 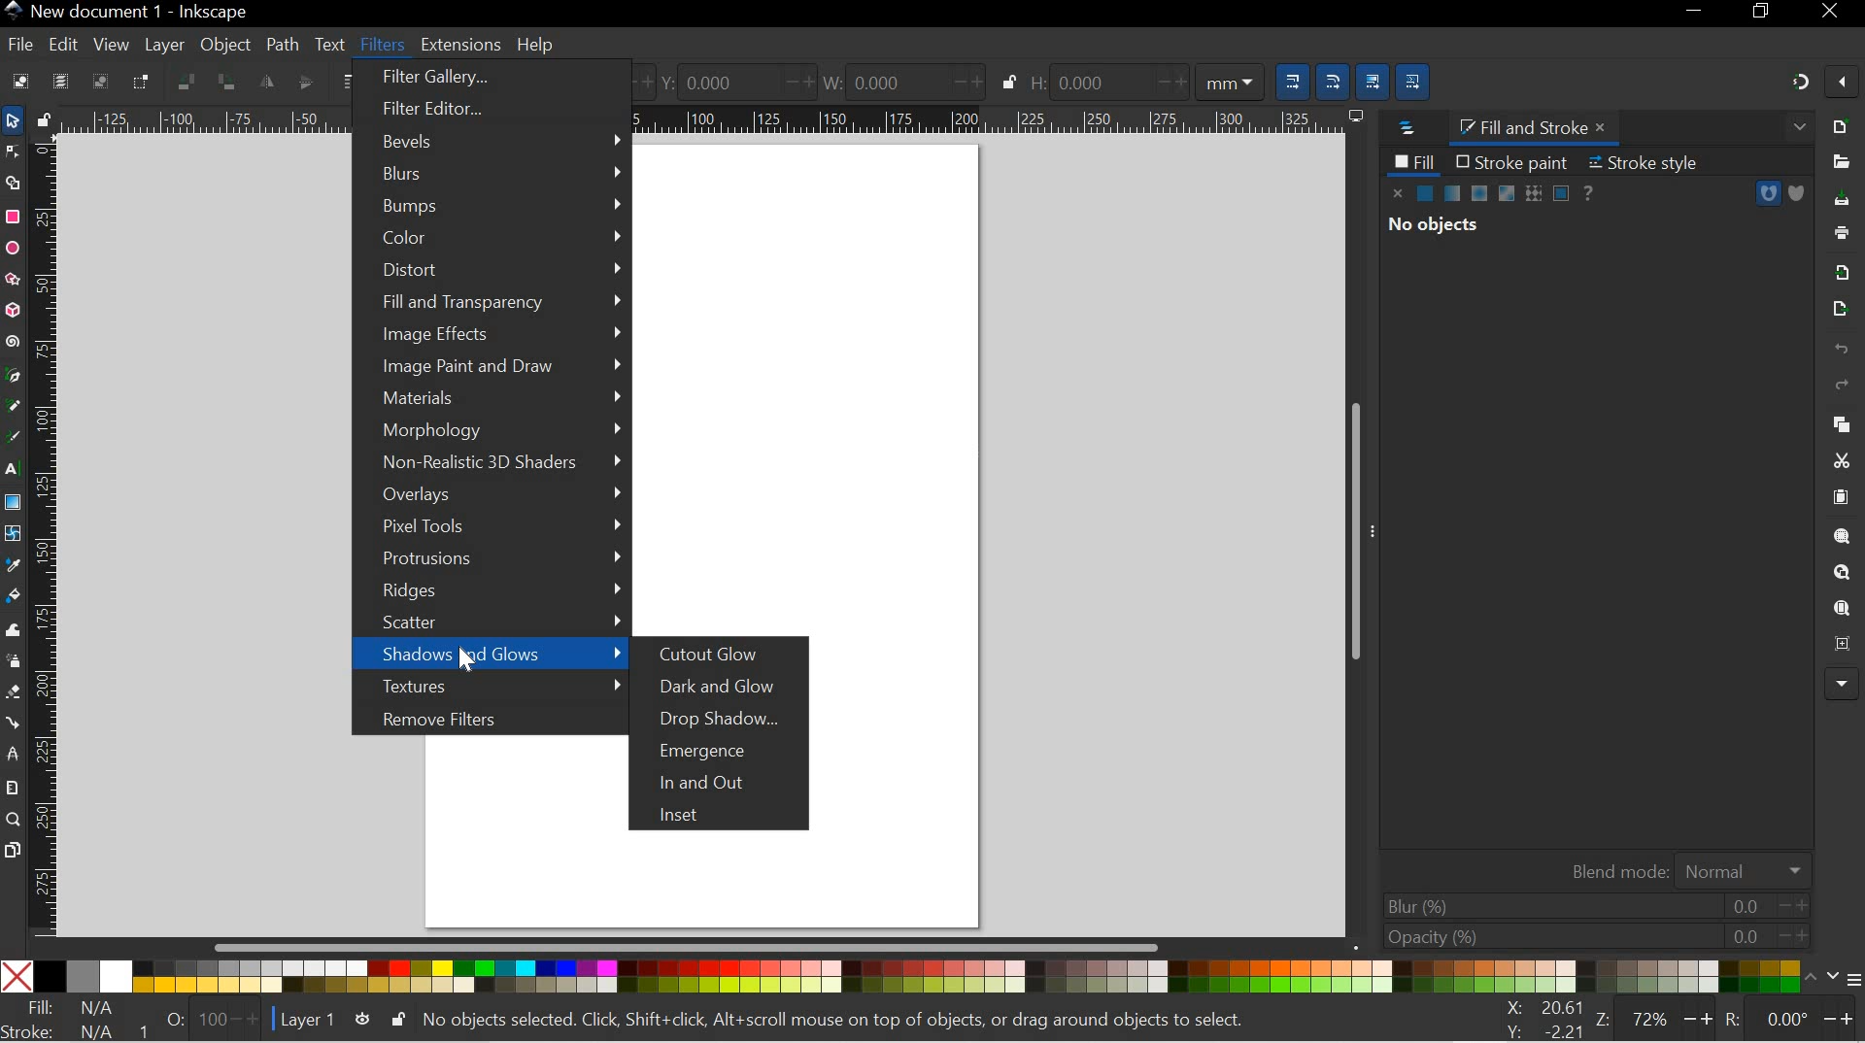 What do you see at coordinates (62, 44) in the screenshot?
I see `EDIT` at bounding box center [62, 44].